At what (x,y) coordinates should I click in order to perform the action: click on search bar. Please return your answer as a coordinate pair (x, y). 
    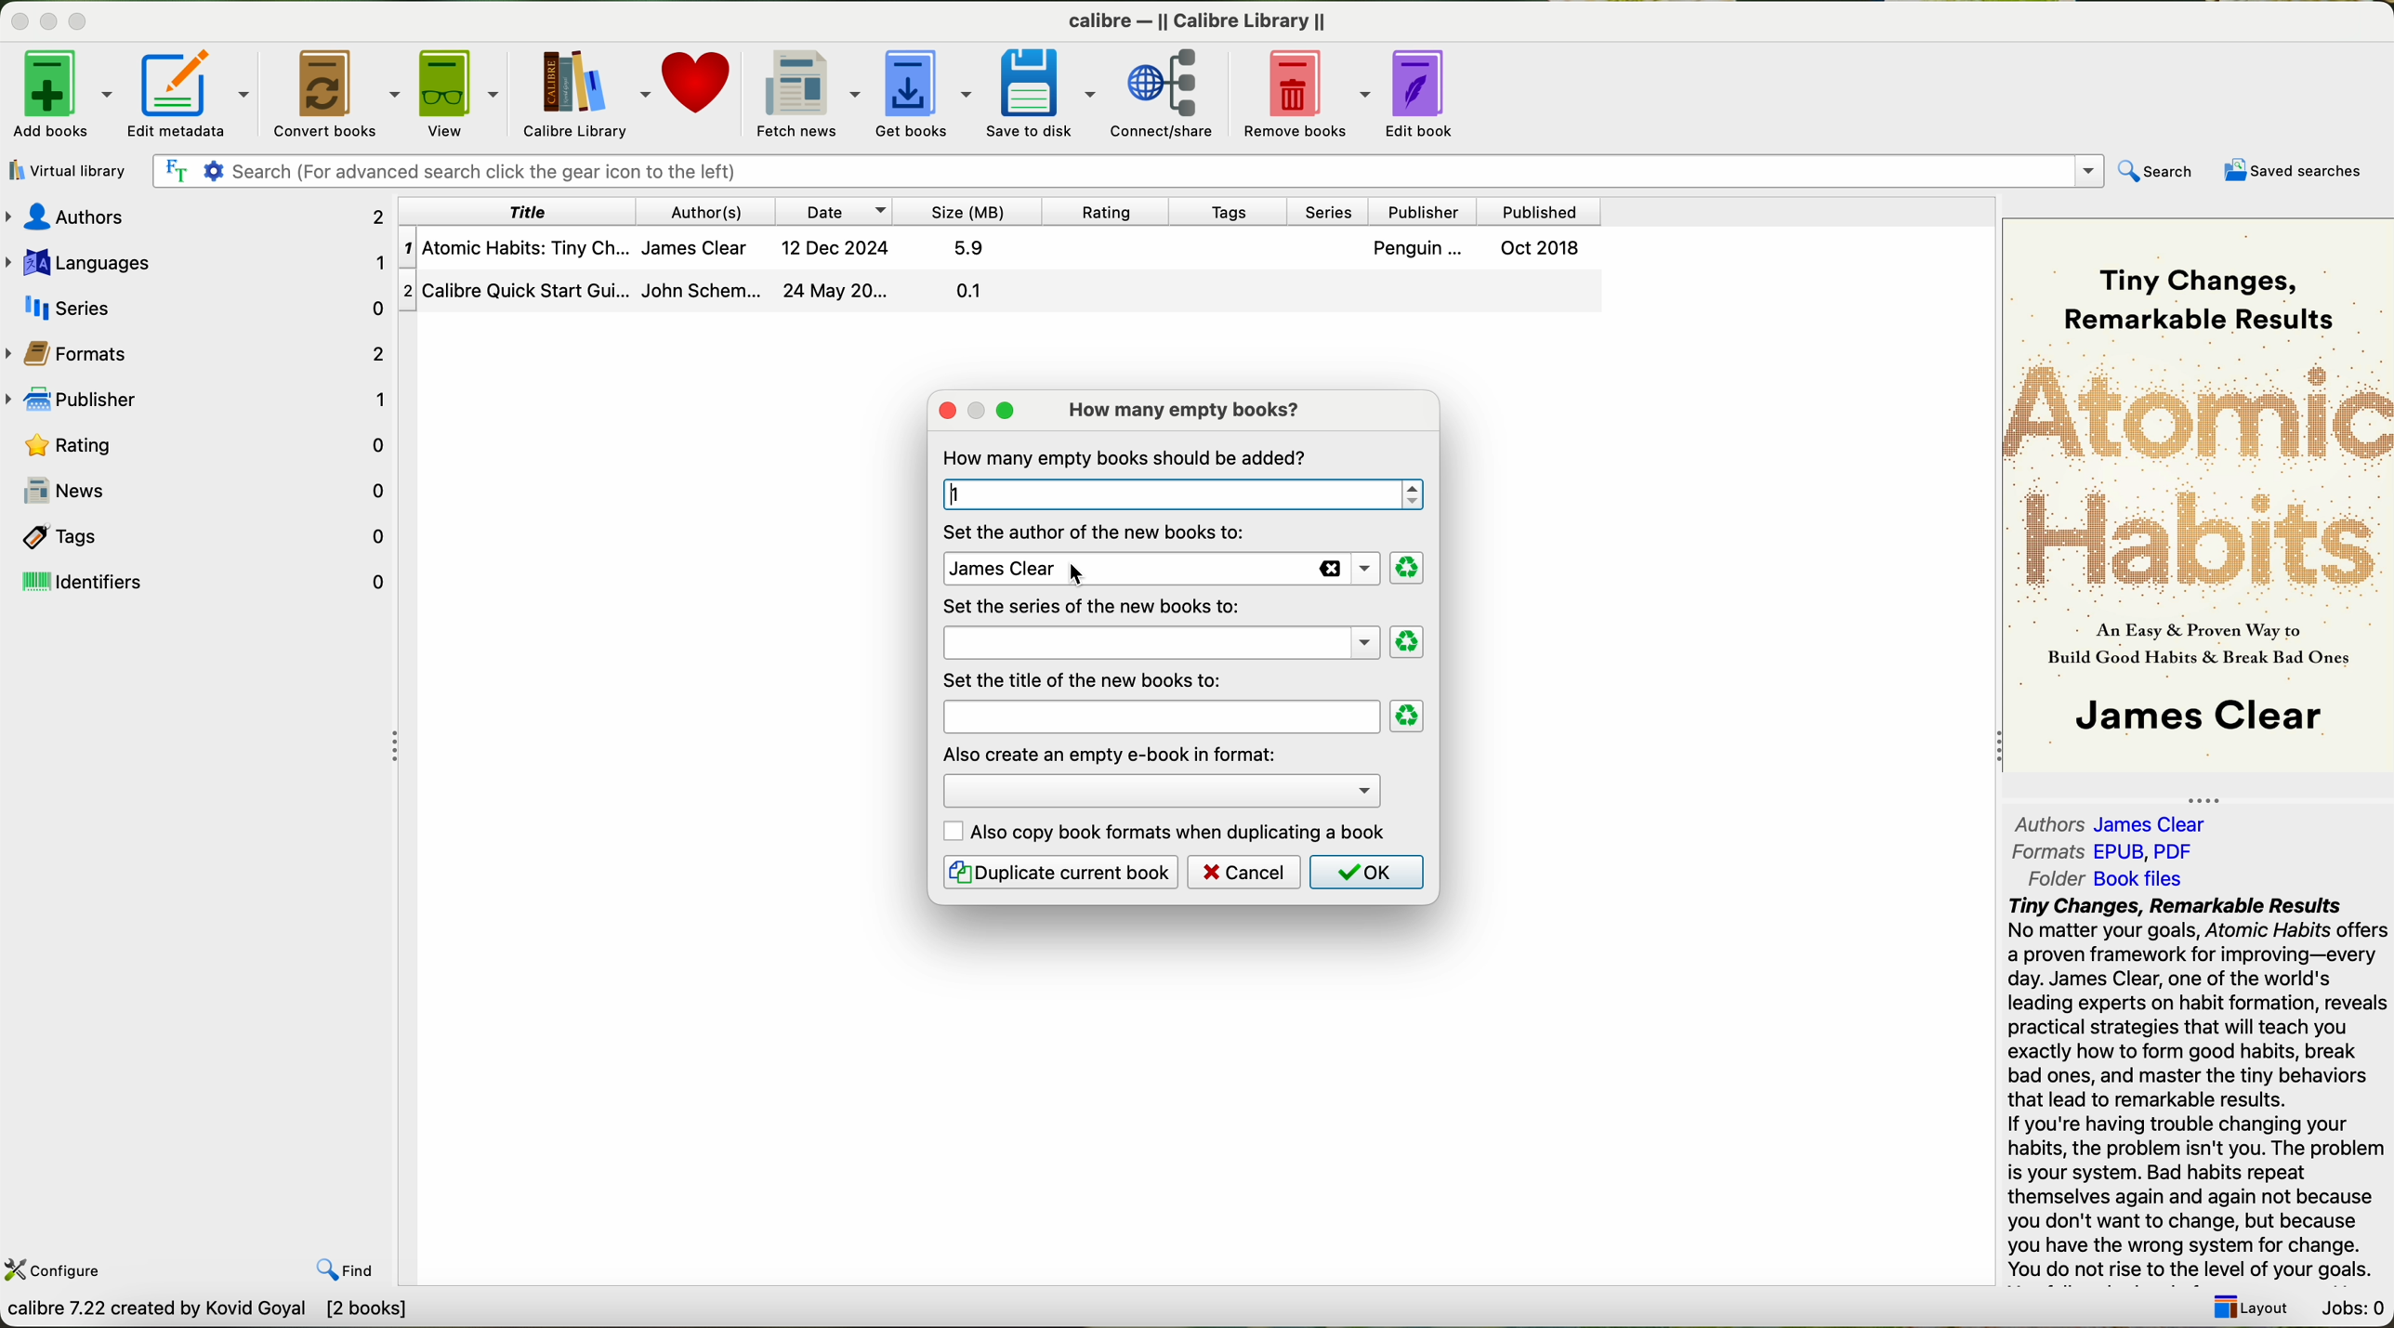
    Looking at the image, I should click on (1133, 171).